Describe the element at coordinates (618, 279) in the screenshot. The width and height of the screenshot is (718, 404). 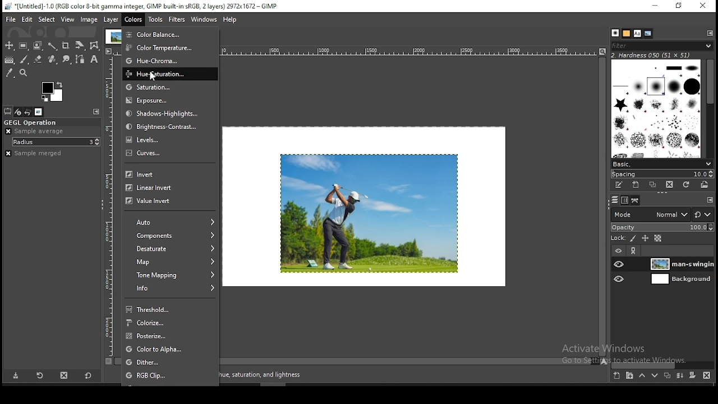
I see `layer visibility on/off` at that location.